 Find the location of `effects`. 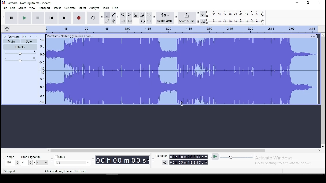

effects is located at coordinates (83, 8).